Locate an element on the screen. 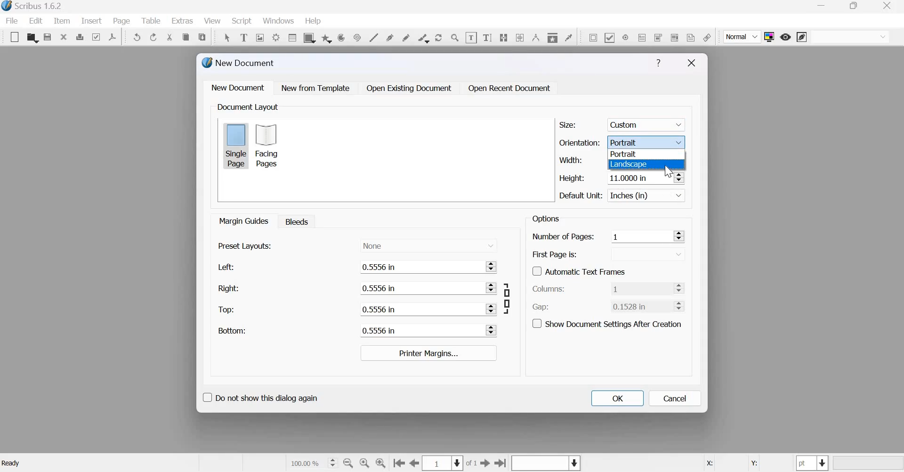 The height and width of the screenshot is (472, 904). OK is located at coordinates (617, 398).